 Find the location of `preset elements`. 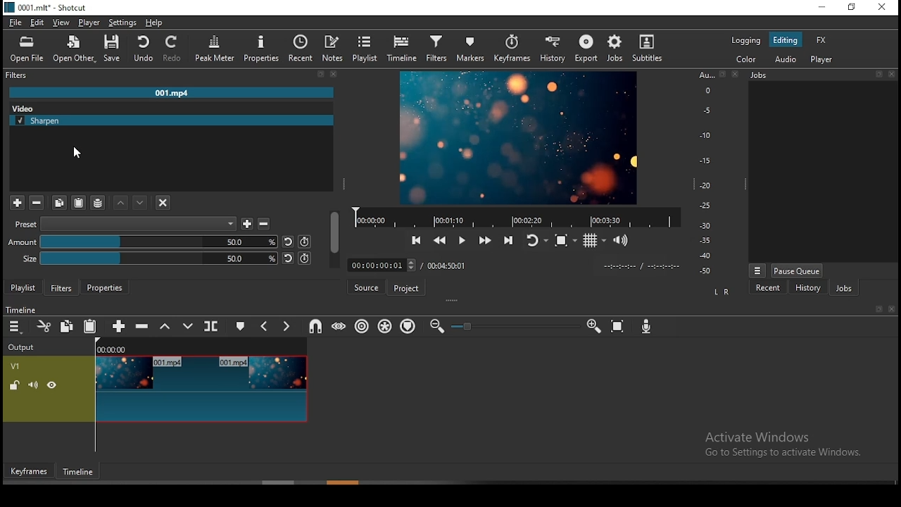

preset elements is located at coordinates (140, 225).